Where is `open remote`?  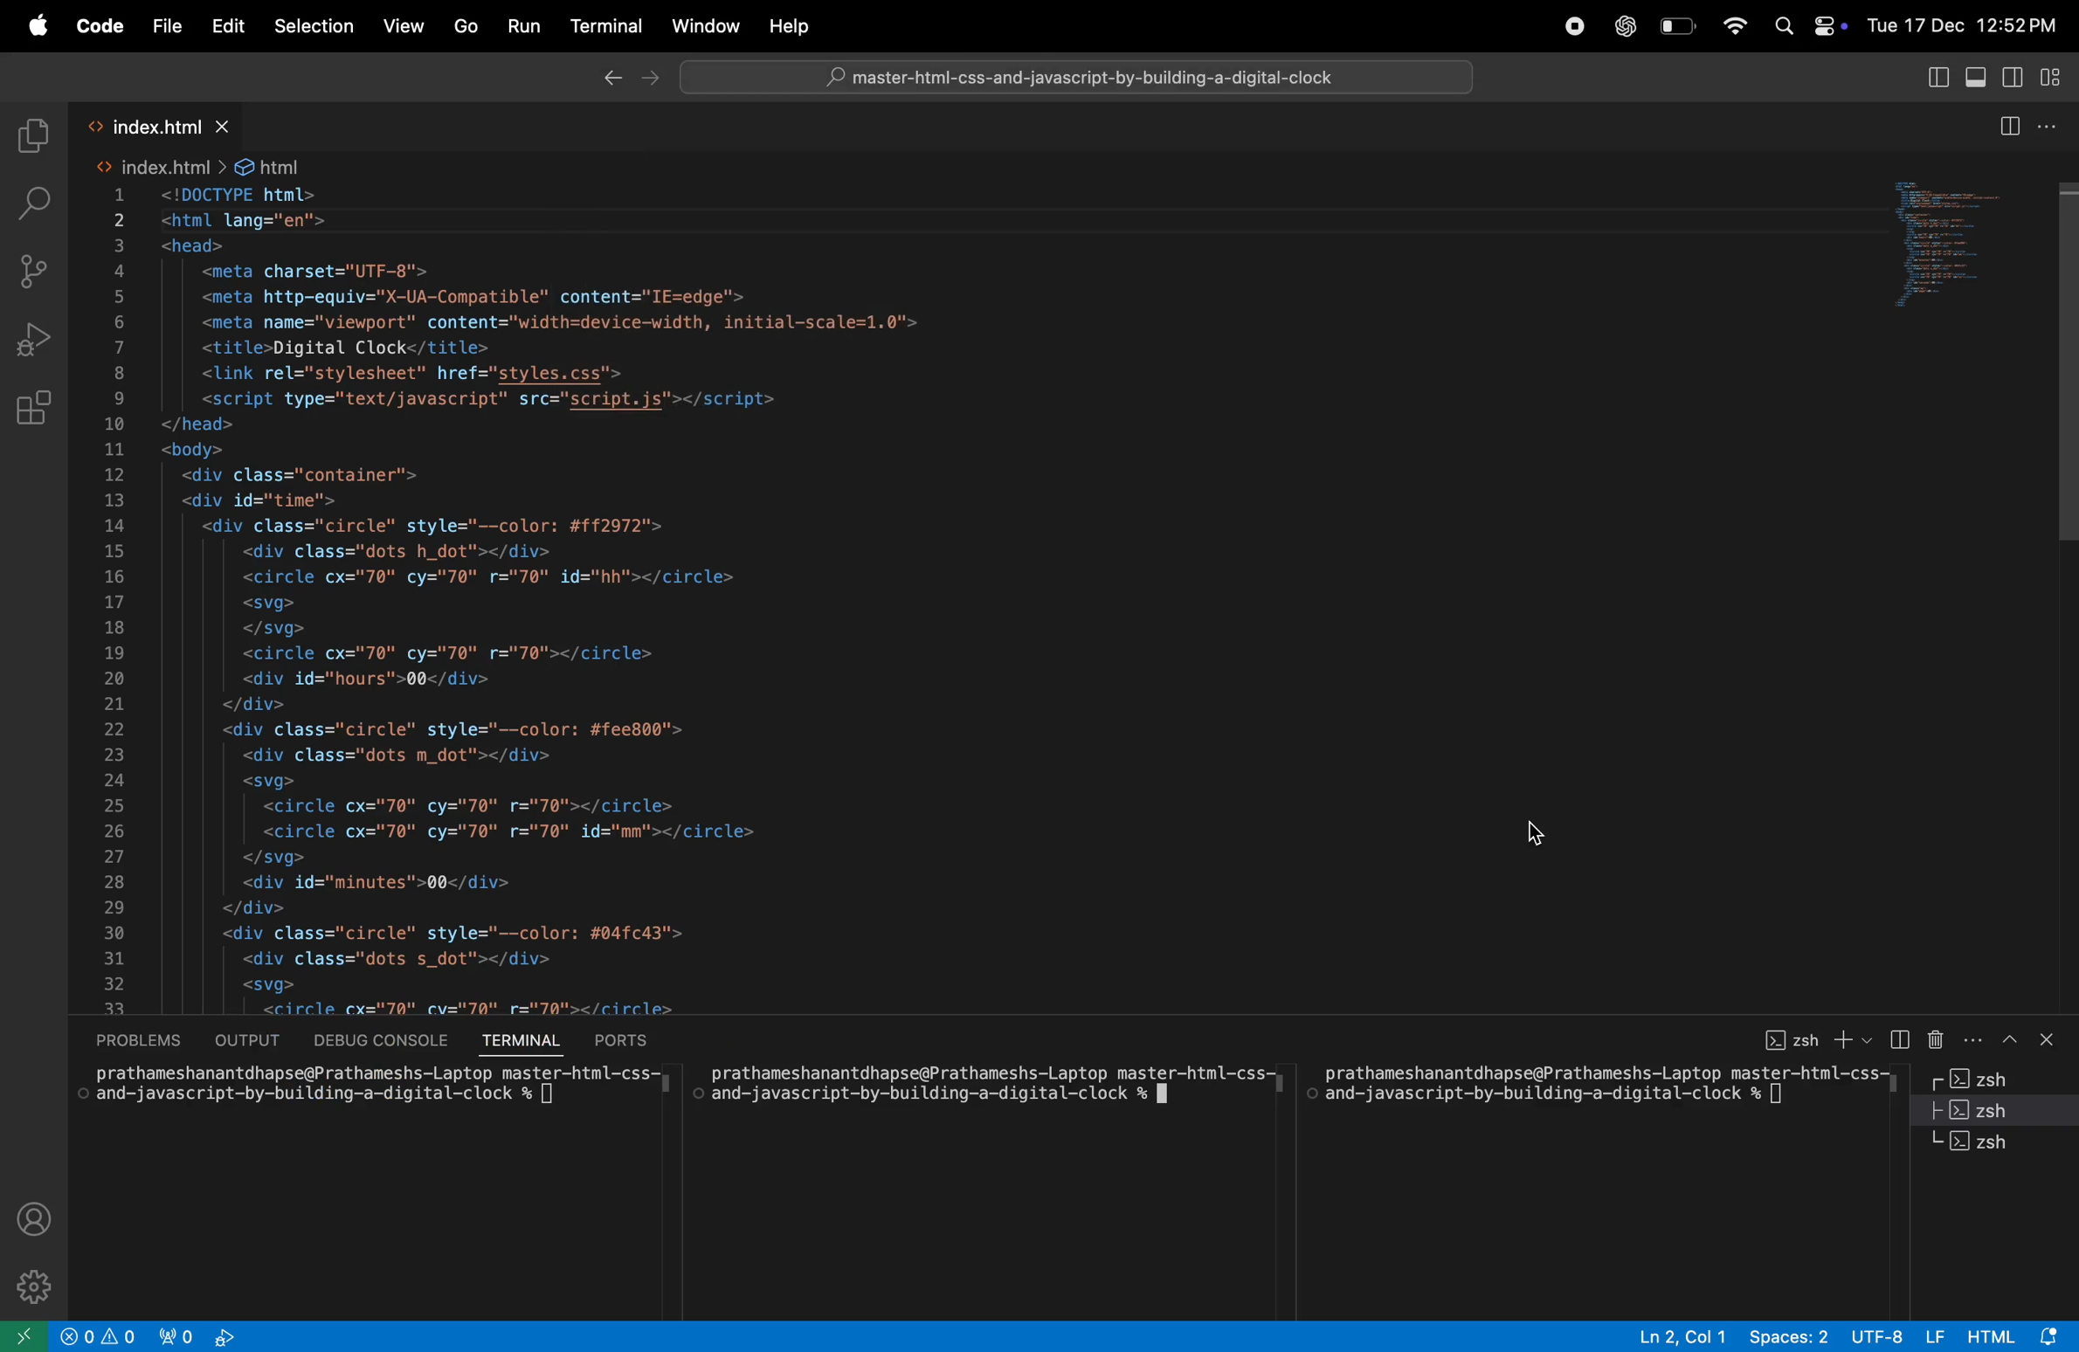 open remote is located at coordinates (27, 1336).